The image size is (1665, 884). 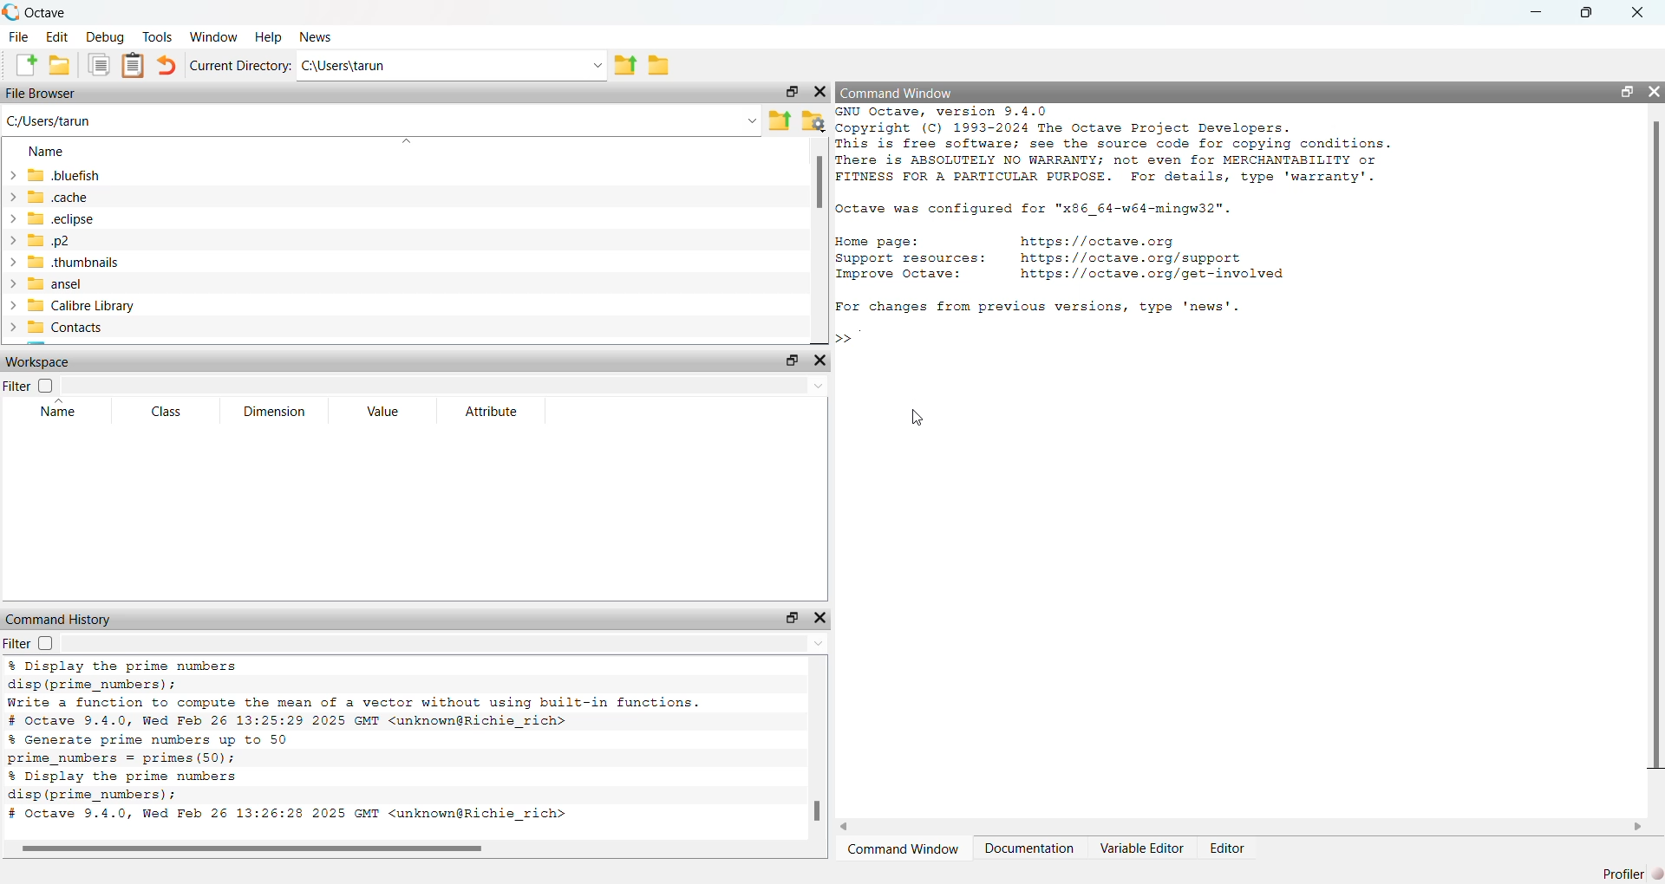 What do you see at coordinates (1656, 445) in the screenshot?
I see `scroll bar` at bounding box center [1656, 445].